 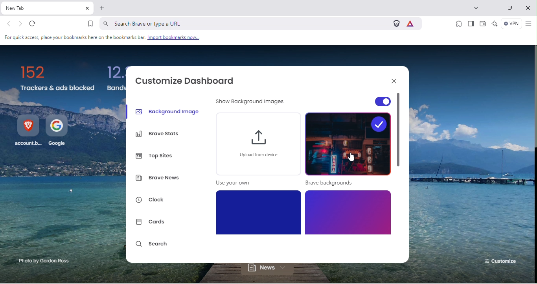 What do you see at coordinates (412, 23) in the screenshot?
I see `Brave rewards` at bounding box center [412, 23].